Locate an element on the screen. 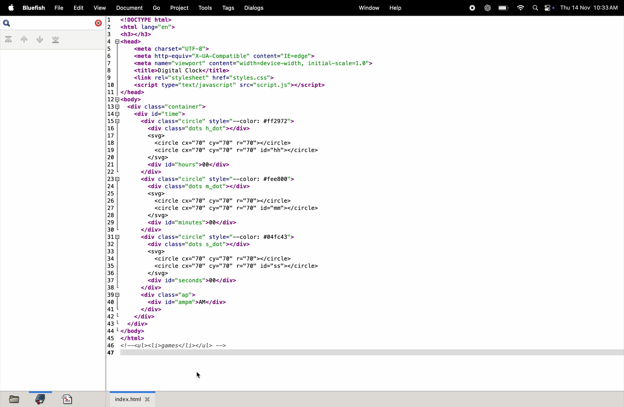 The height and width of the screenshot is (407, 624). project is located at coordinates (179, 8).